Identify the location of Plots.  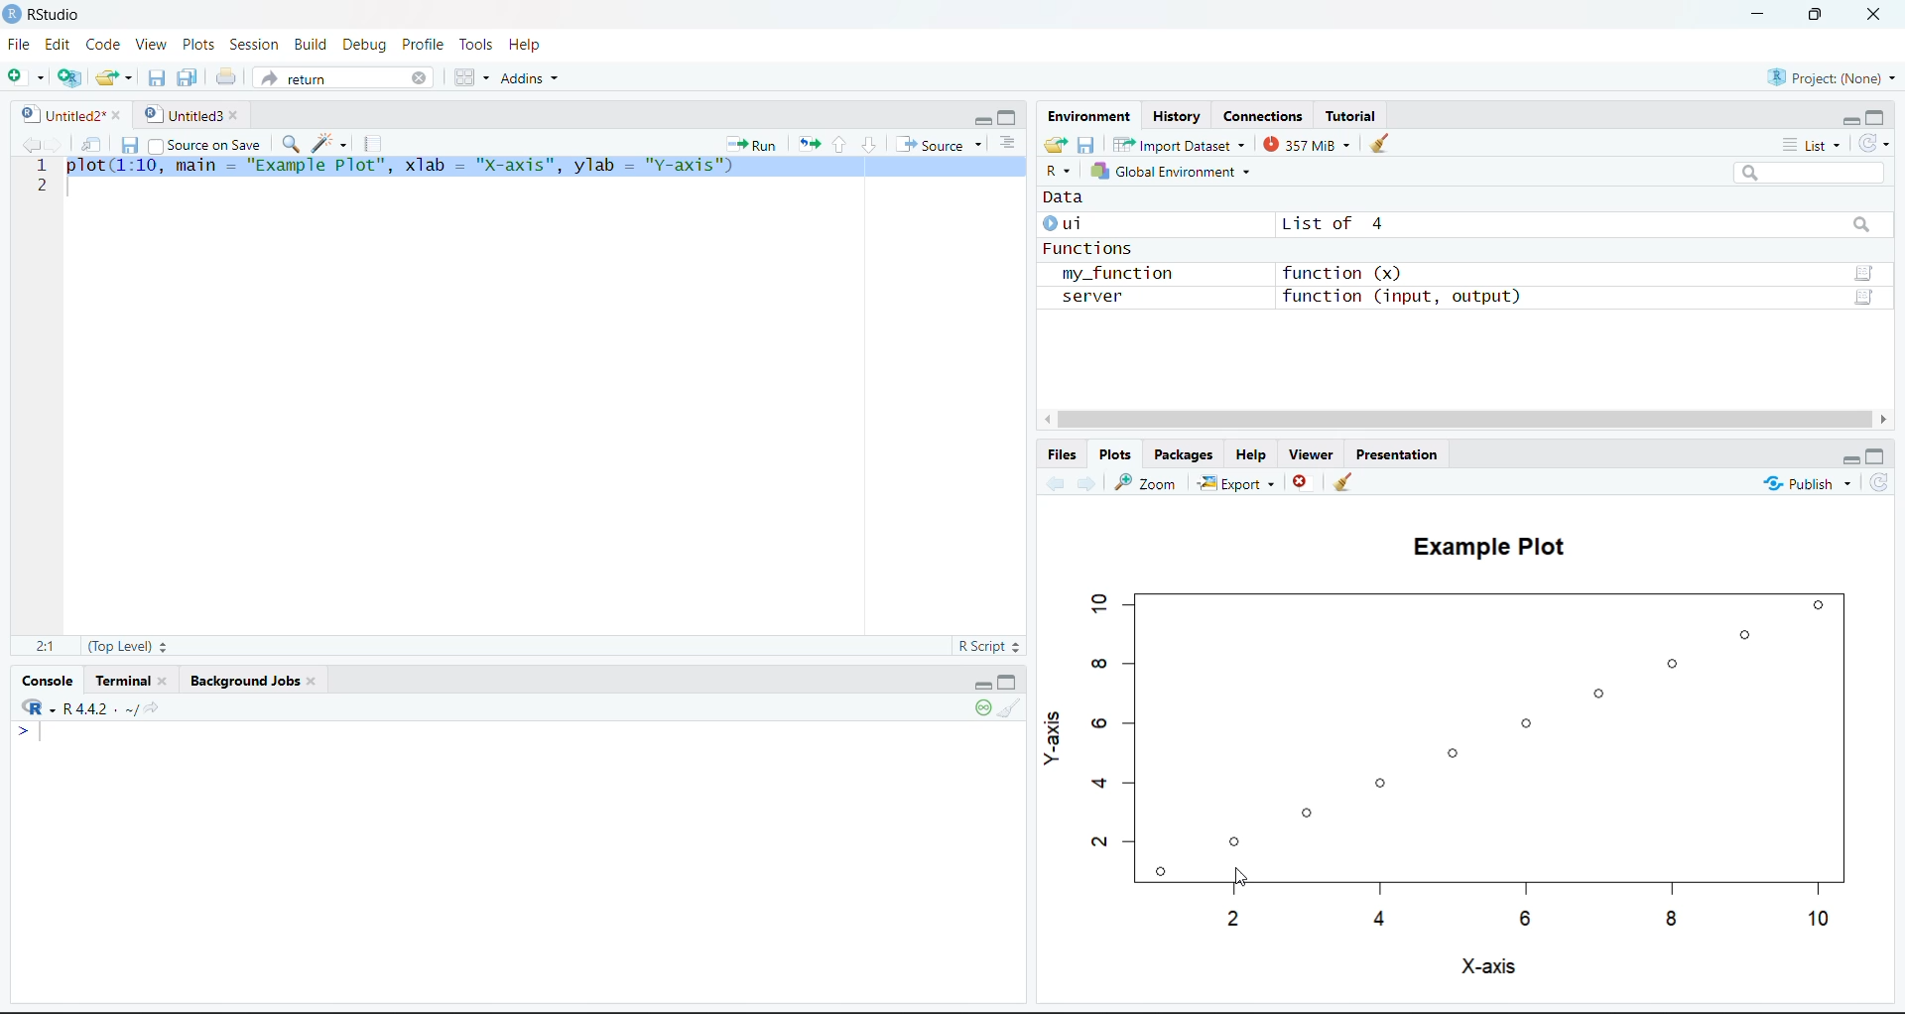
(1116, 454).